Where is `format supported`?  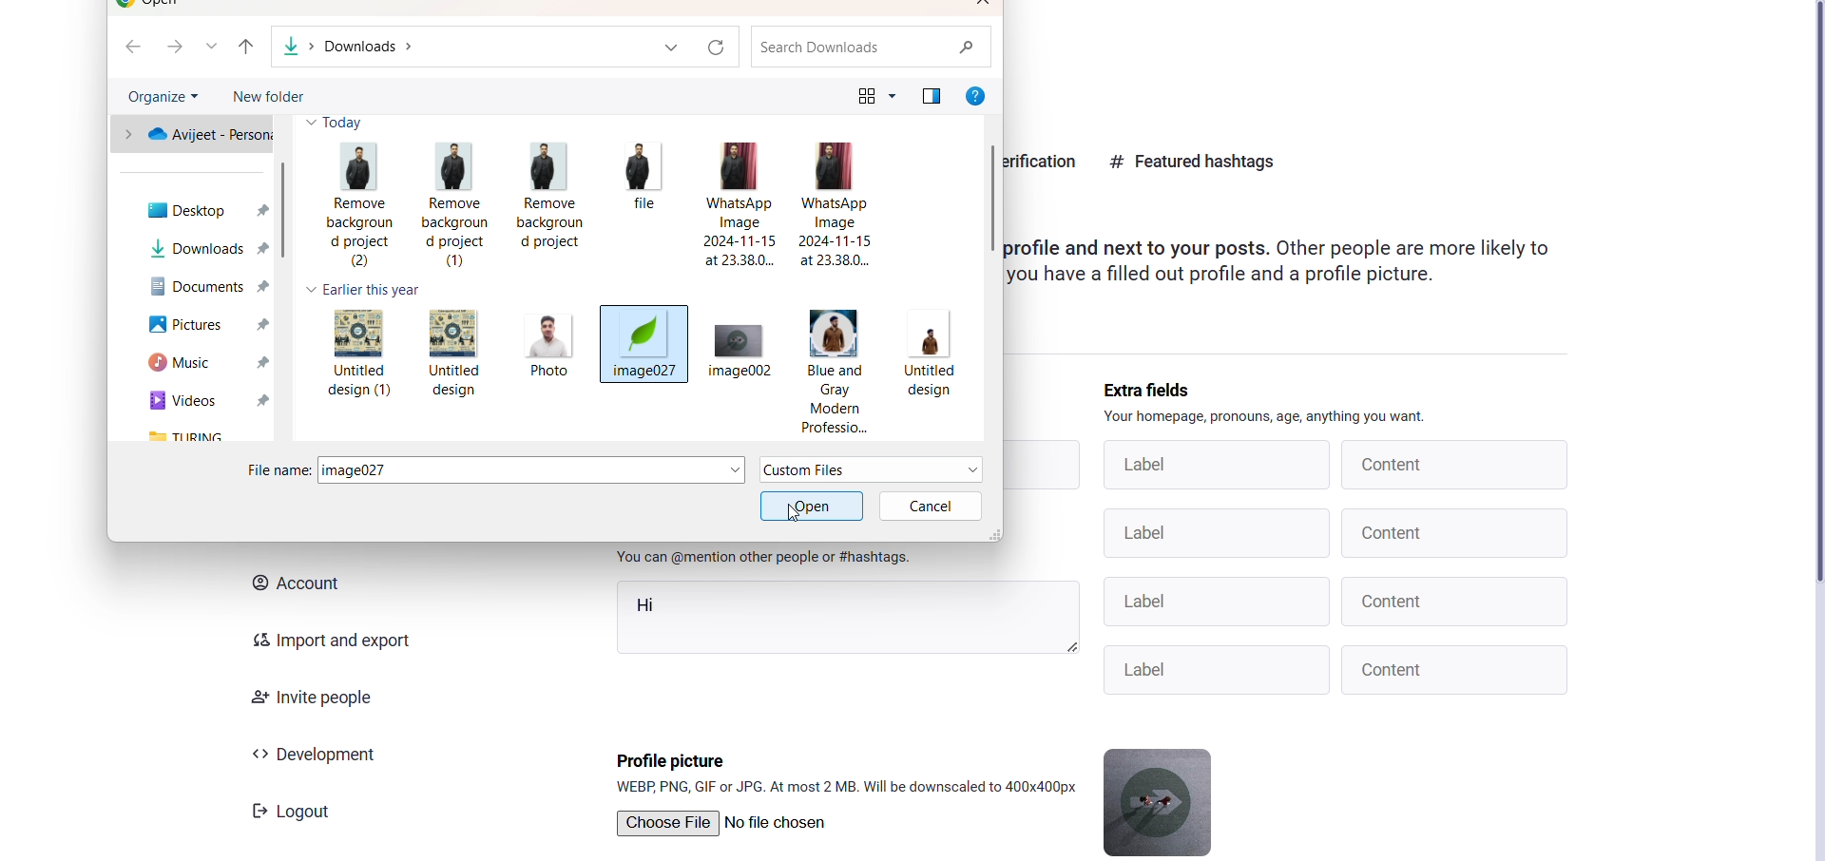
format supported is located at coordinates (849, 787).